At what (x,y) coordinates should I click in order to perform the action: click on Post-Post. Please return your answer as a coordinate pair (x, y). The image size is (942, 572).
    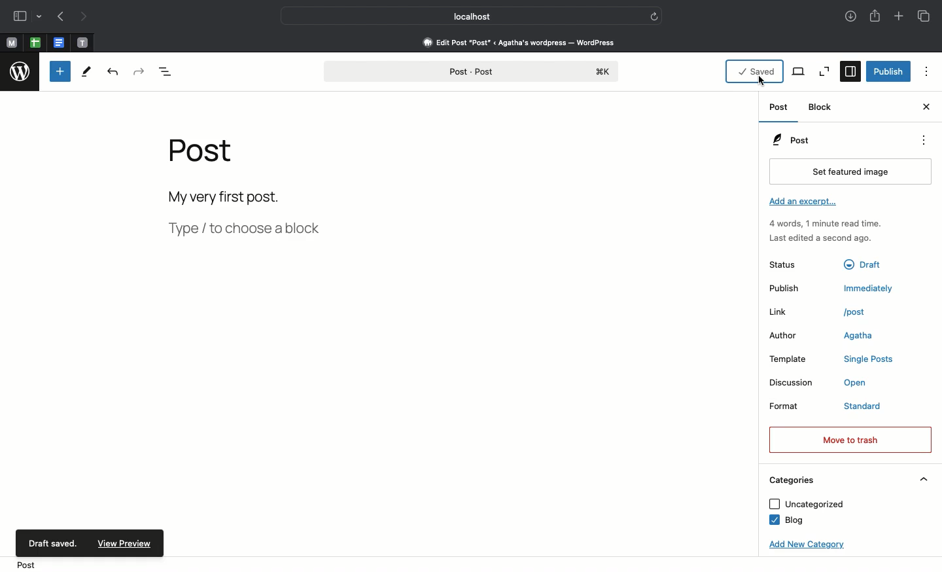
    Looking at the image, I should click on (470, 72).